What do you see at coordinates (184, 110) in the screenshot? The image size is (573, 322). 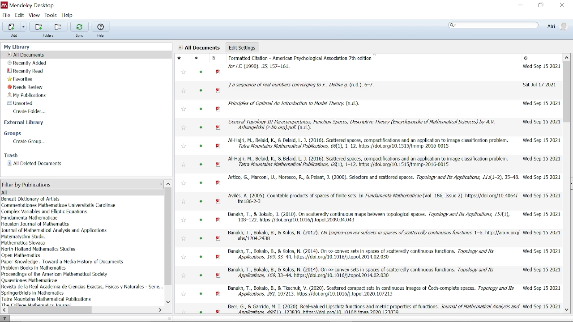 I see `favourite` at bounding box center [184, 110].